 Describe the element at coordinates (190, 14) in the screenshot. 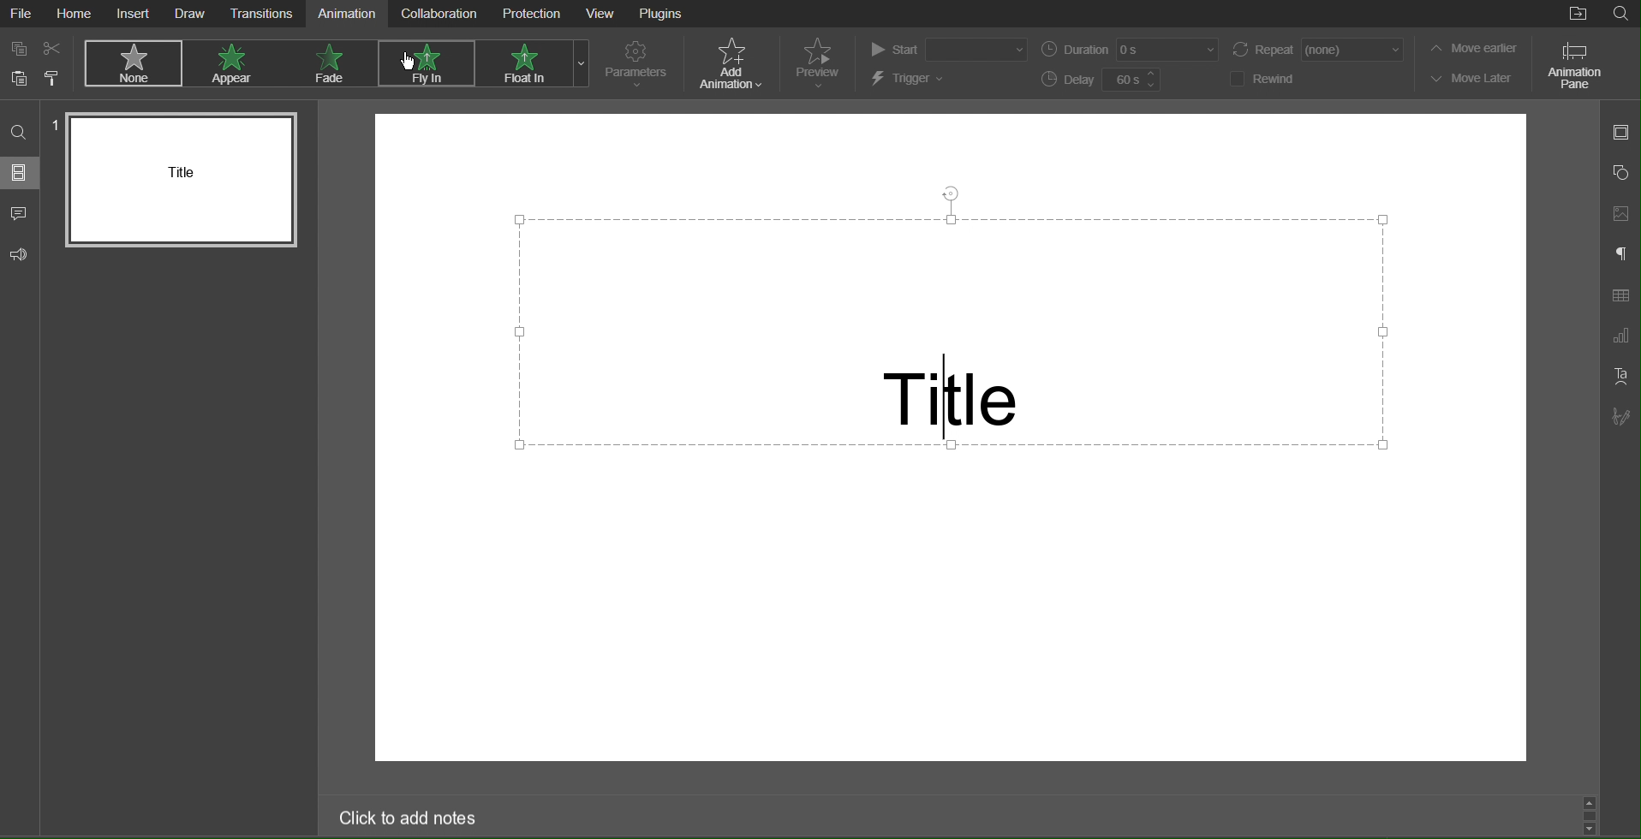

I see `Draw` at that location.